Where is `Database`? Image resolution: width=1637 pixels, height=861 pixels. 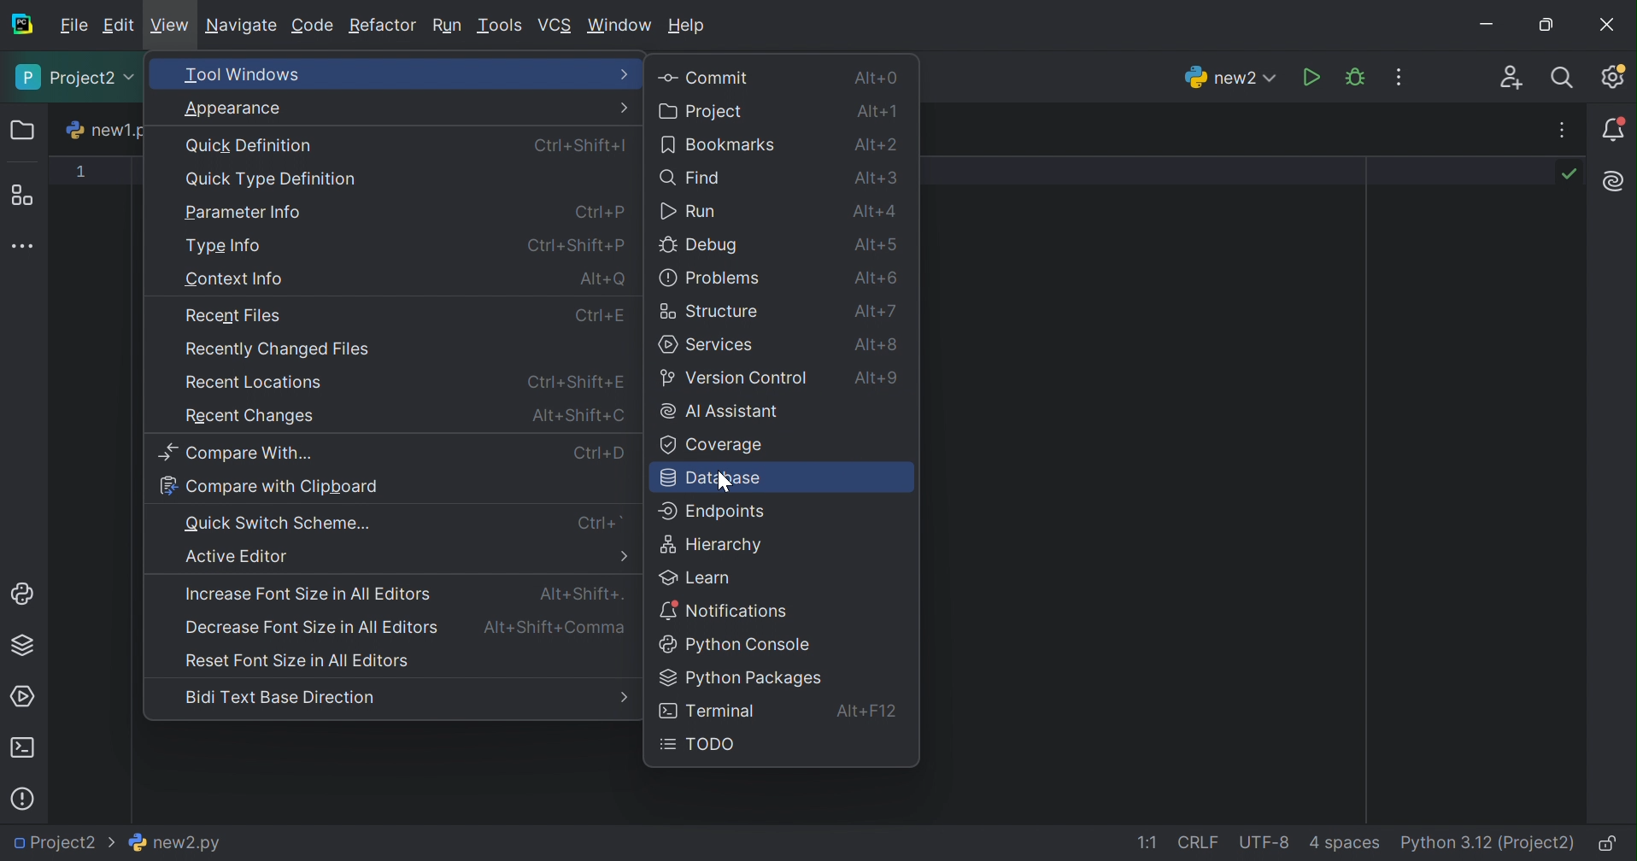
Database is located at coordinates (788, 477).